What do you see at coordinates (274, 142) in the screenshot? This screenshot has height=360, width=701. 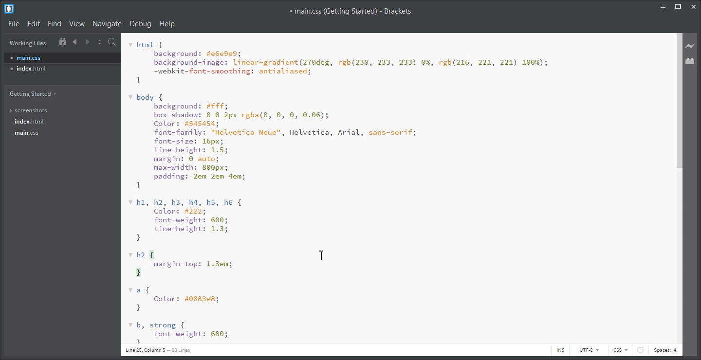 I see `body {
background: #fff;
box-shadow: © © 2px rgba(@, ©, ©, 0.06);
Color: #545454;
font-family: "Helvetica Neue", Helvetica, Arial, sans-serif;
font-size: 16px;
line-height: 1.5;
margin: © auto;
max-width: 808px;
padding: 2em 2em 4em;
}` at bounding box center [274, 142].